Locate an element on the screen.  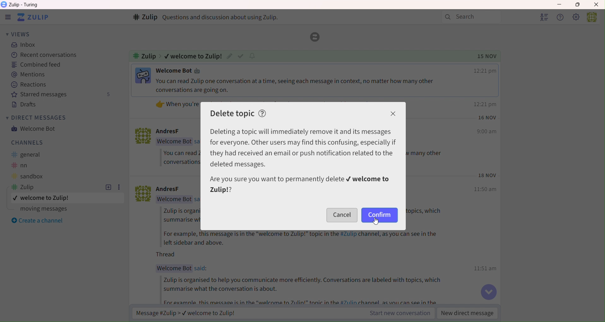
Text is located at coordinates (169, 254).